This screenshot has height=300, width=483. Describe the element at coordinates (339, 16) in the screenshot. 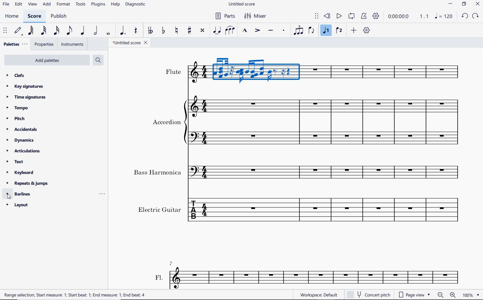

I see `play` at that location.